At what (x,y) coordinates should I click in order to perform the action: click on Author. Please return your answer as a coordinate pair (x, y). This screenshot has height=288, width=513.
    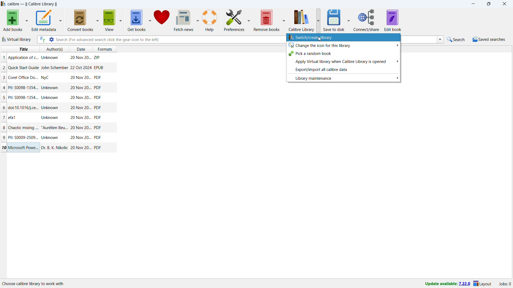
    Looking at the image, I should click on (50, 117).